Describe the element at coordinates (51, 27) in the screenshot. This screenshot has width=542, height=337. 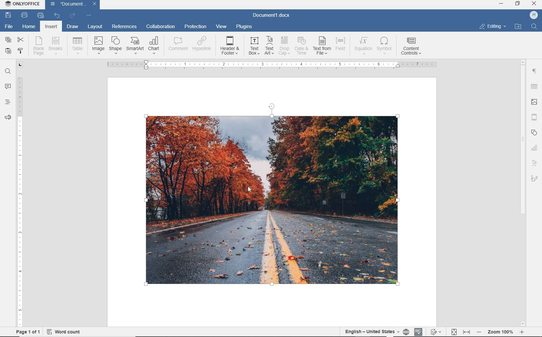
I see `insert` at that location.